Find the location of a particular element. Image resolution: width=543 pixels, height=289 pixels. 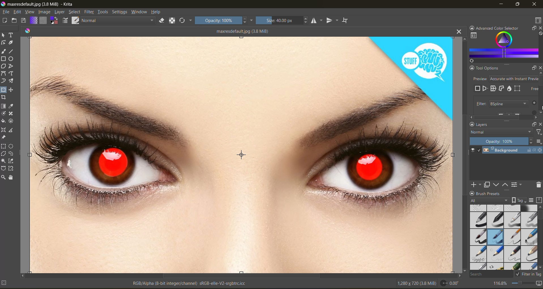

map the canvas is located at coordinates (539, 284).